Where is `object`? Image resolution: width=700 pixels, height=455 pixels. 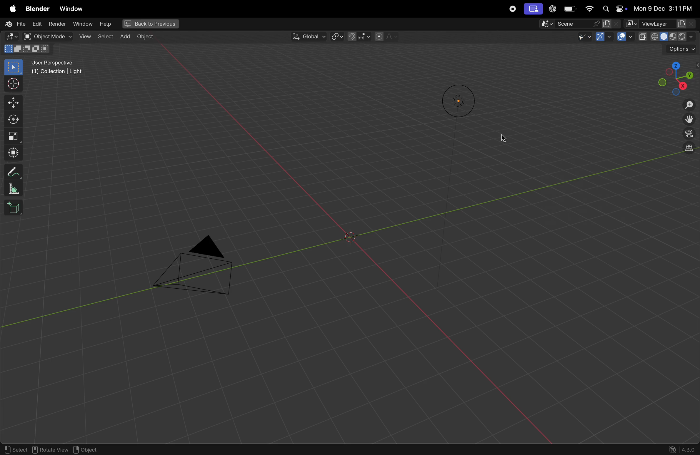 object is located at coordinates (145, 38).